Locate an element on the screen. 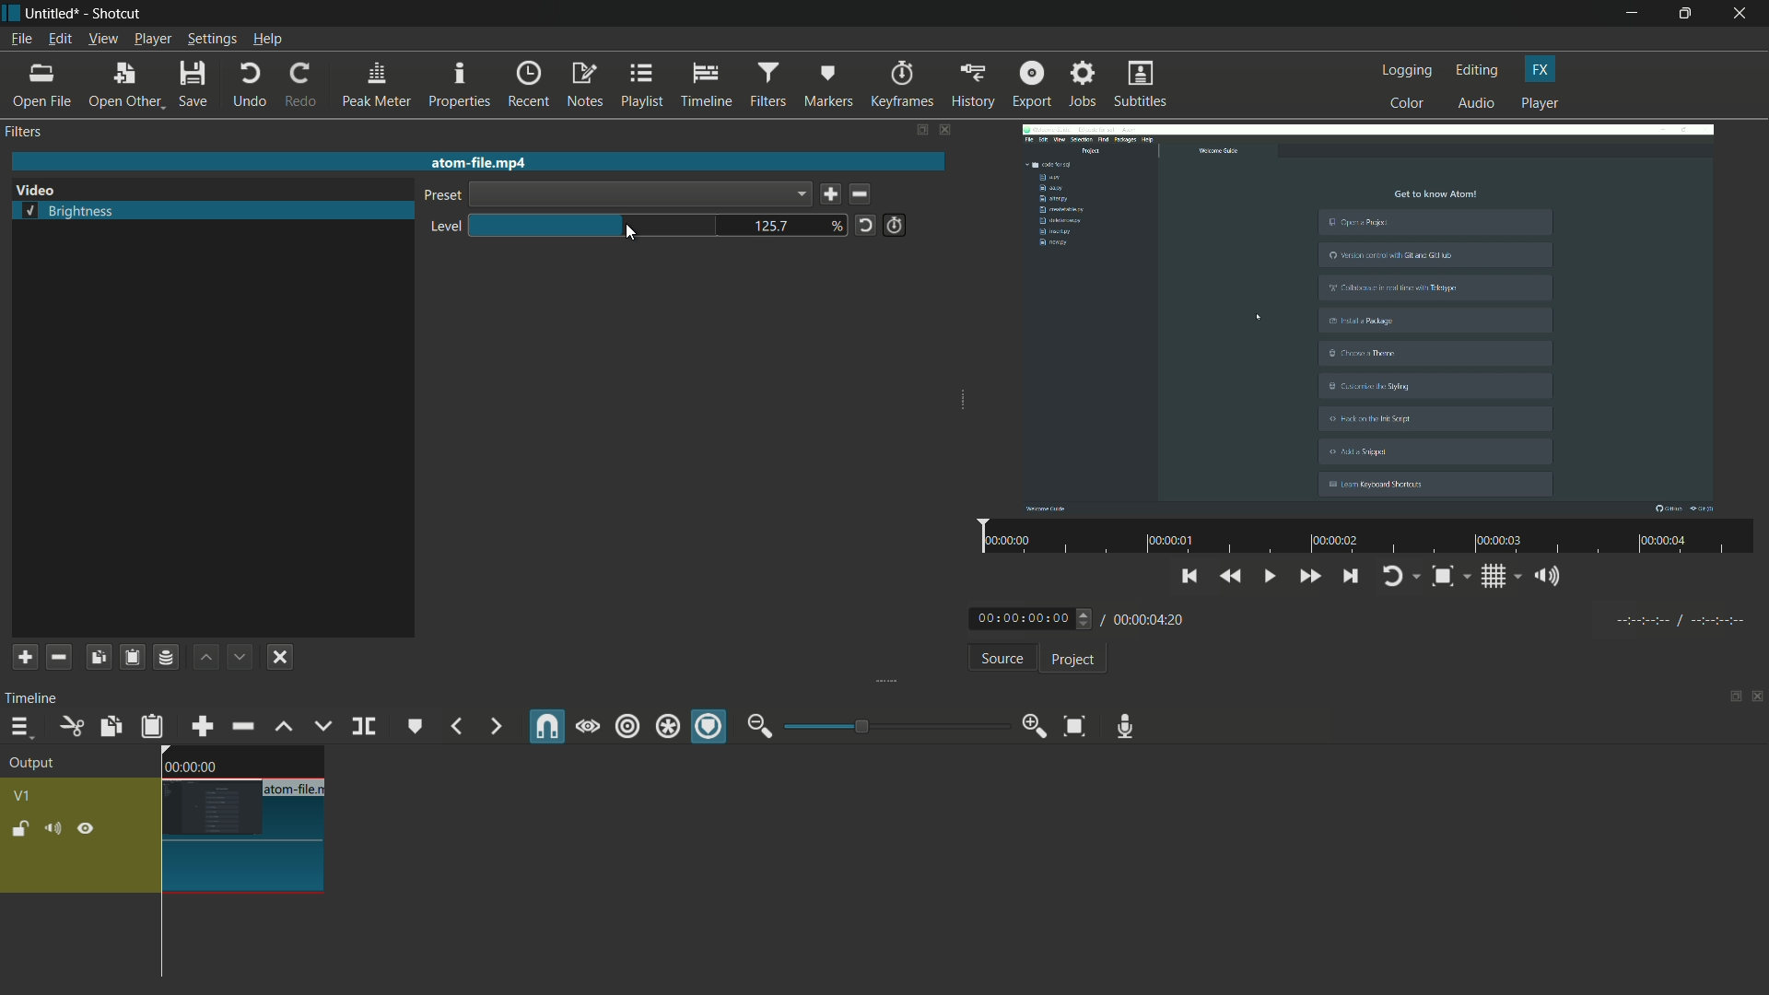 The width and height of the screenshot is (1769, 995). export is located at coordinates (1030, 84).